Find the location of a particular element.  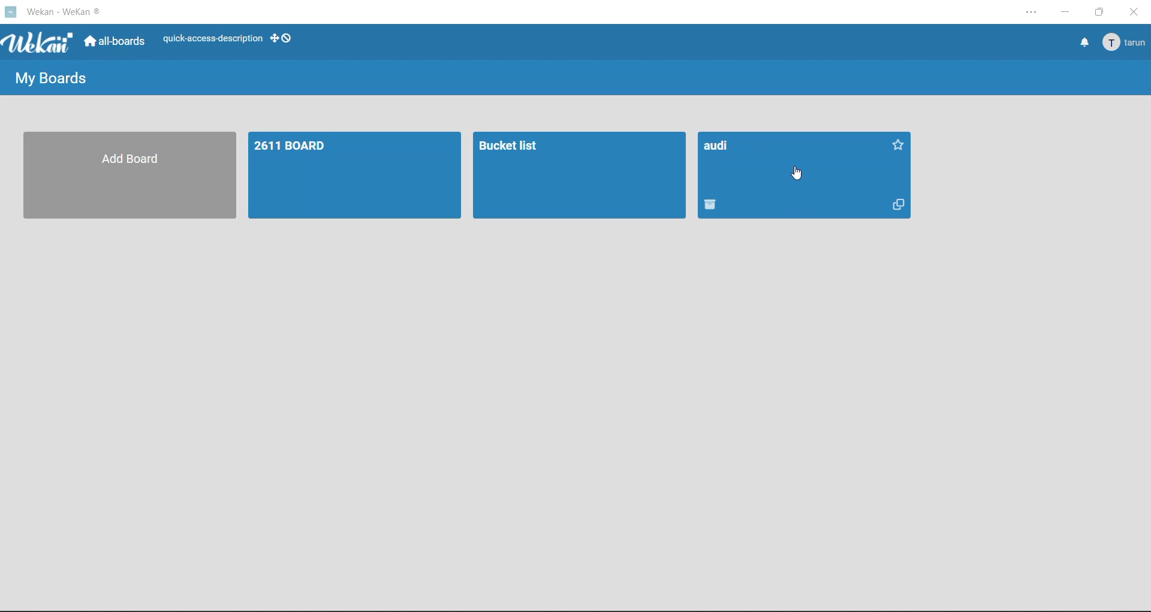

My Boards is located at coordinates (48, 77).